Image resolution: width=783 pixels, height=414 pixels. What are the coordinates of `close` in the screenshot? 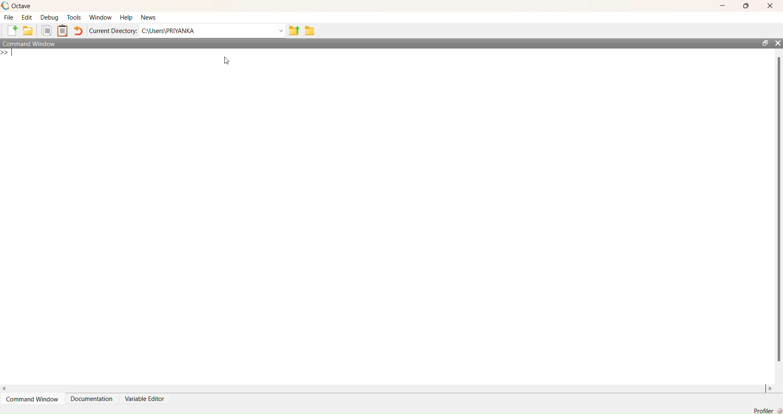 It's located at (770, 6).